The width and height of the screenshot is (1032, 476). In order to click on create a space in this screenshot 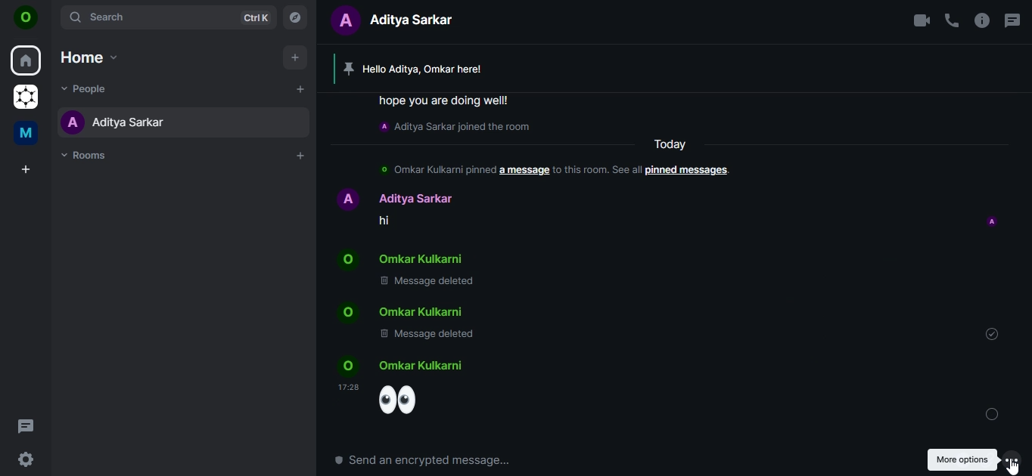, I will do `click(26, 170)`.